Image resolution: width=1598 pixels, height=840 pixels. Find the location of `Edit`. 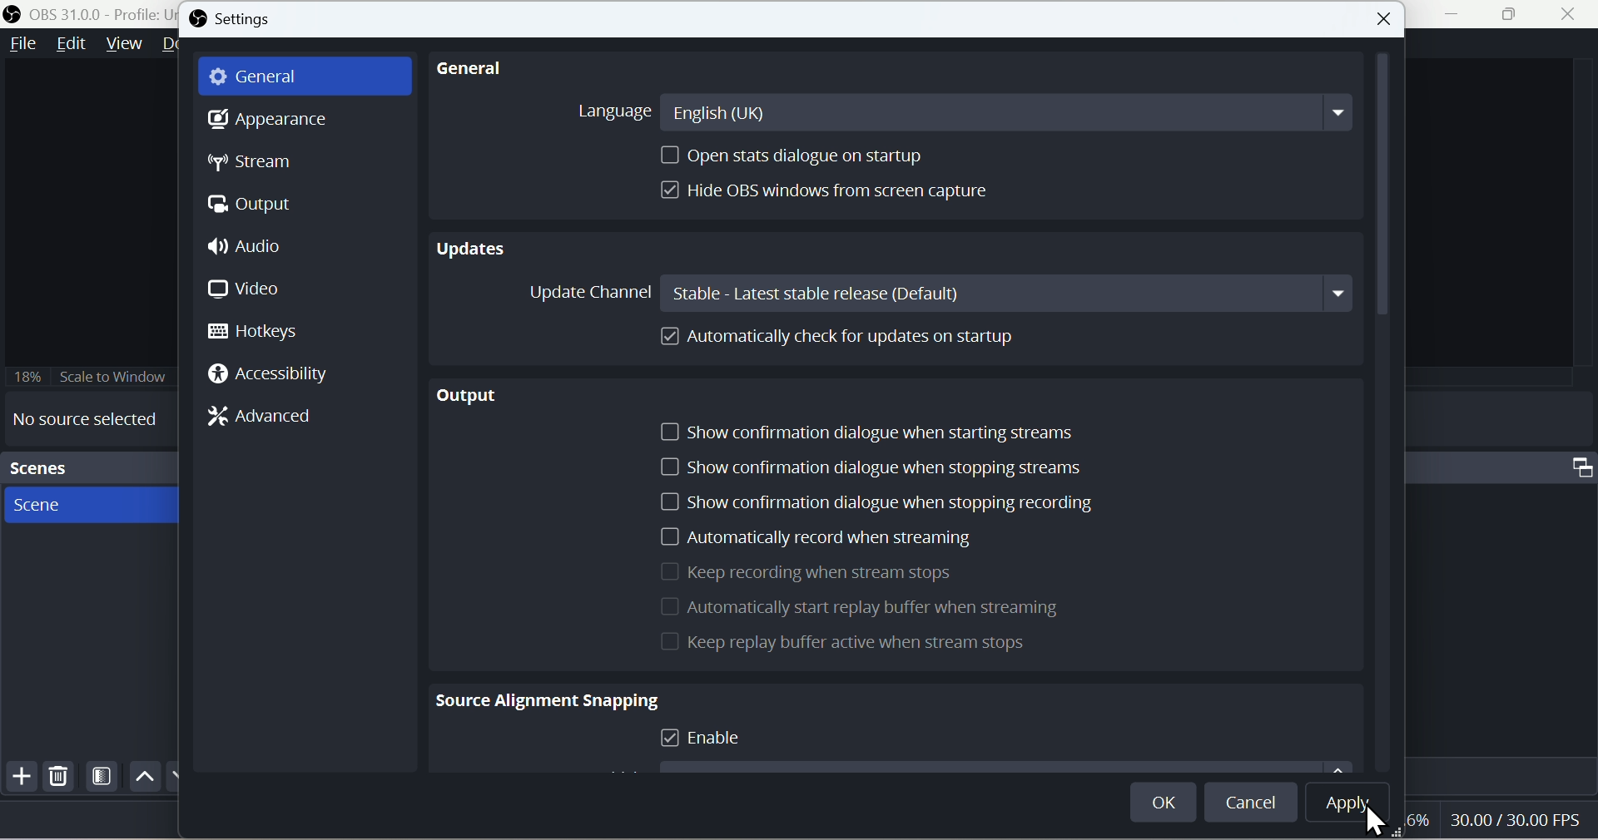

Edit is located at coordinates (70, 49).